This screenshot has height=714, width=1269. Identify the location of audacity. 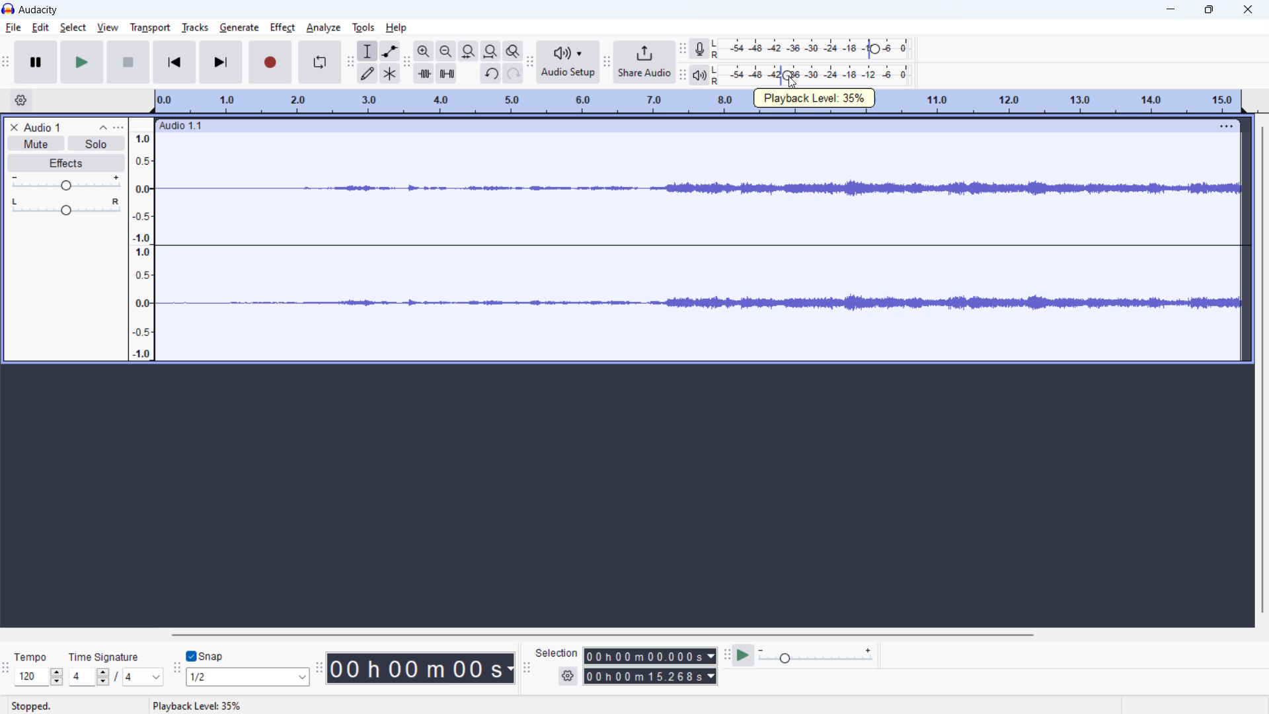
(38, 10).